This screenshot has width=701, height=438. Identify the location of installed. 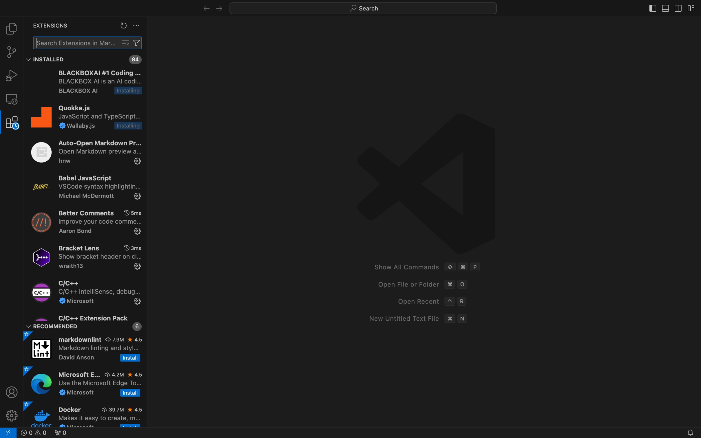
(48, 59).